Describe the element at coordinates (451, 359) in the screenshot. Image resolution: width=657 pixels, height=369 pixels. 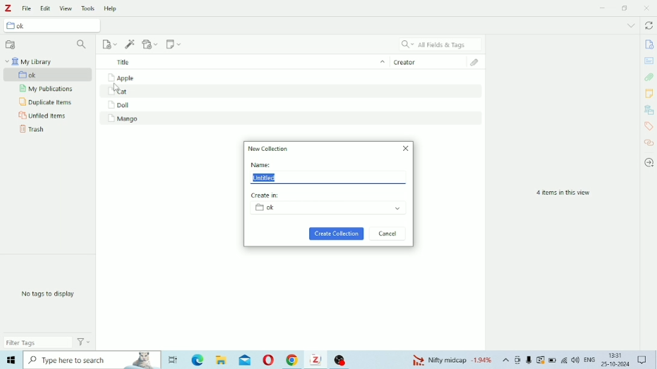
I see `Nifty midcap -1.94%` at that location.